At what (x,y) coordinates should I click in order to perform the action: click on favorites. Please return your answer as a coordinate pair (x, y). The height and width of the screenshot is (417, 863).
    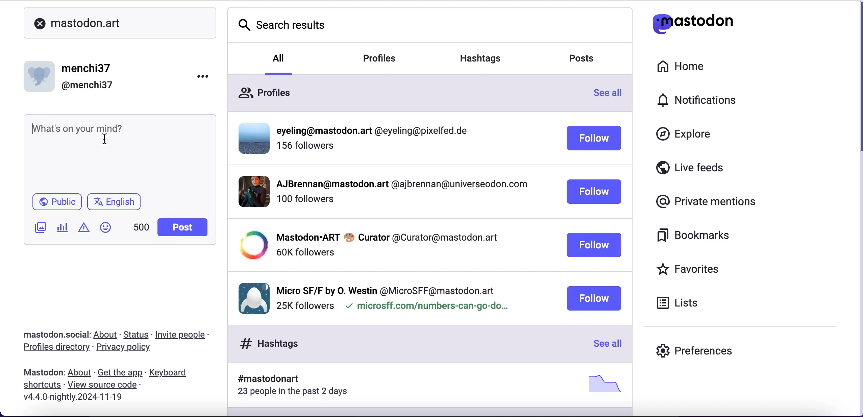
    Looking at the image, I should click on (691, 271).